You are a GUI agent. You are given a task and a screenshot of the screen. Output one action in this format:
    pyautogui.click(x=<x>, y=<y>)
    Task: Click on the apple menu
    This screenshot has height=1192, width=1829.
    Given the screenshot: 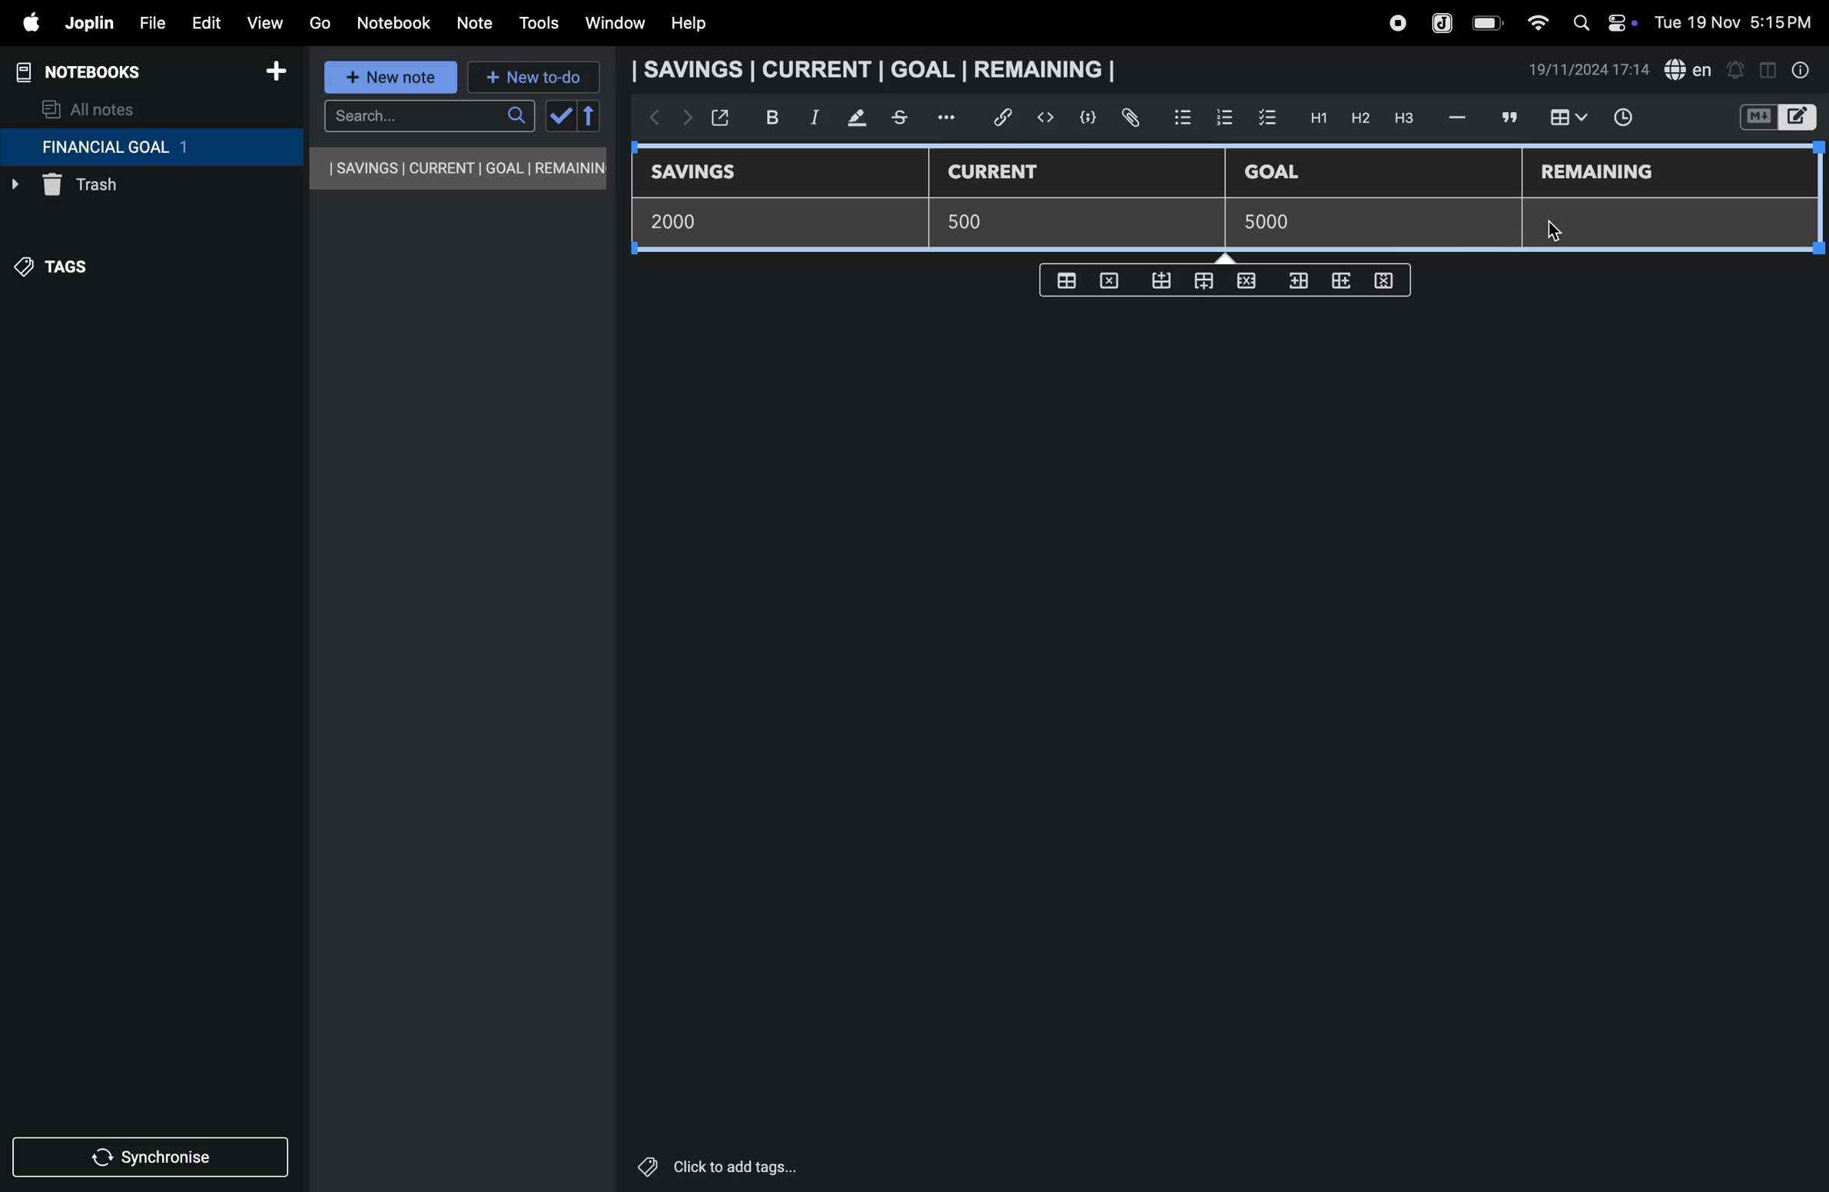 What is the action you would take?
    pyautogui.click(x=23, y=22)
    